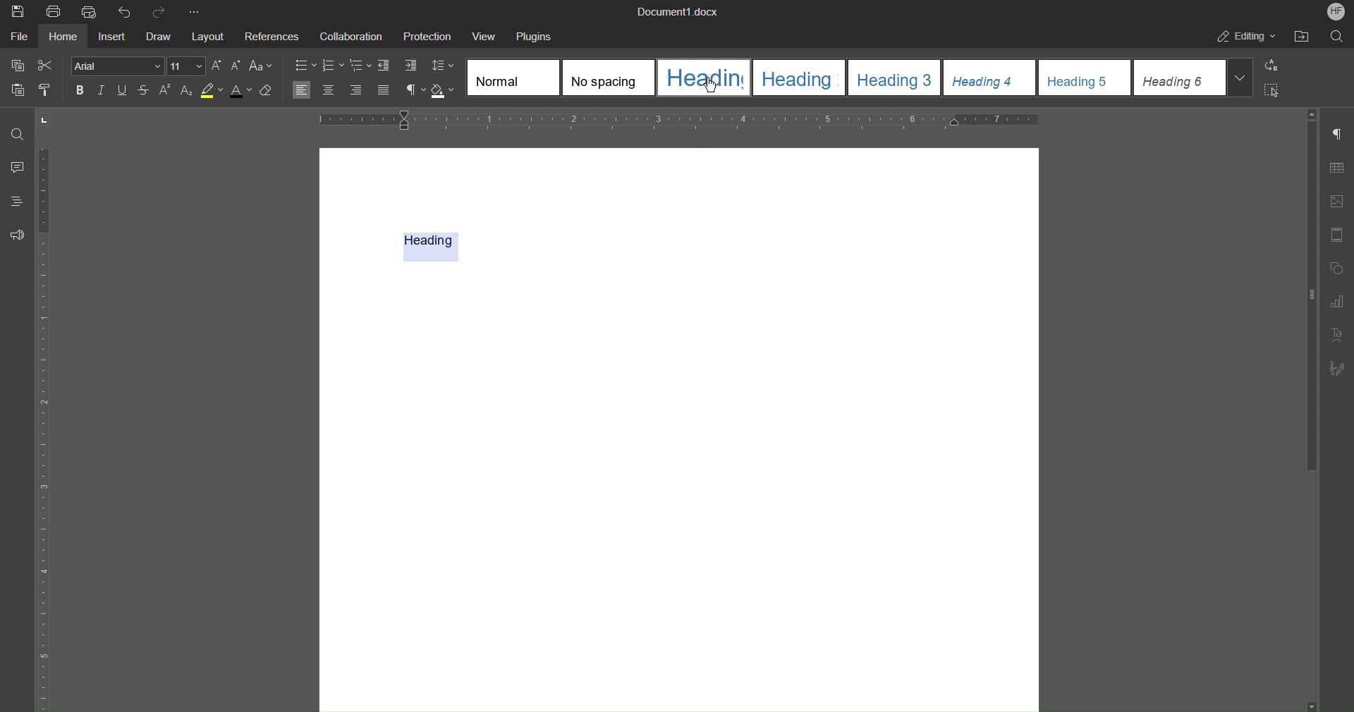 Image resolution: width=1354 pixels, height=712 pixels. What do you see at coordinates (1243, 36) in the screenshot?
I see `Editing` at bounding box center [1243, 36].